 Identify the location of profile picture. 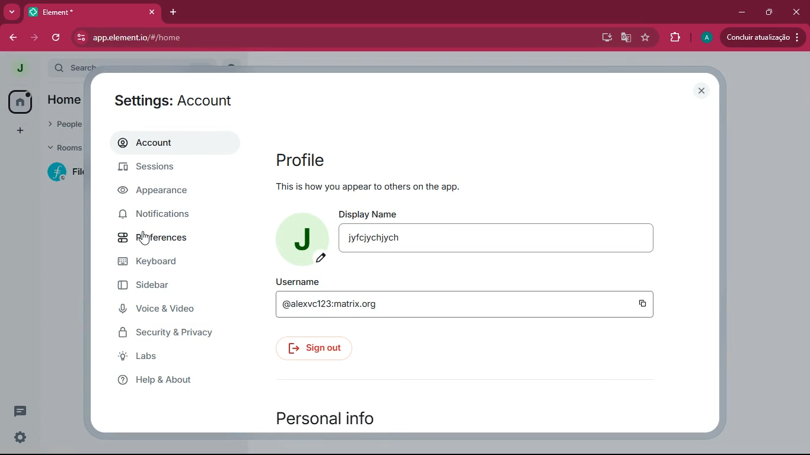
(20, 68).